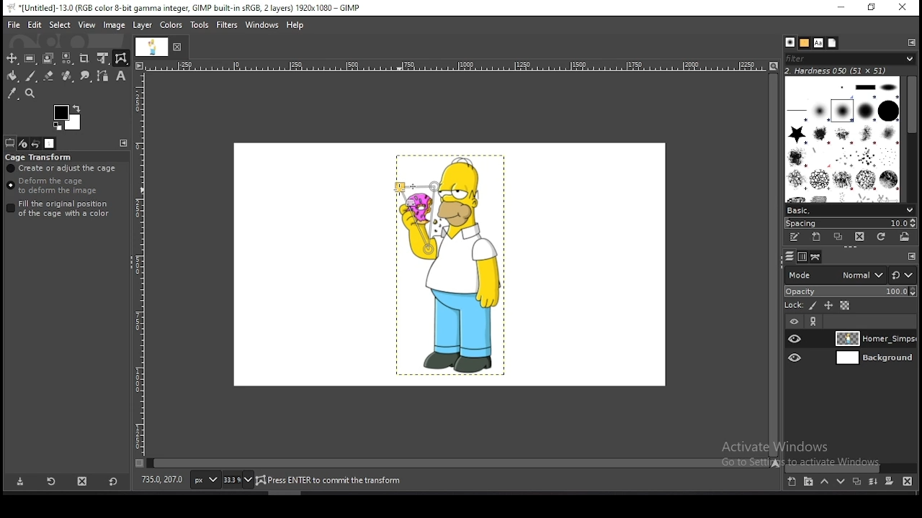 This screenshot has width=922, height=518. I want to click on create a new layer, so click(792, 482).